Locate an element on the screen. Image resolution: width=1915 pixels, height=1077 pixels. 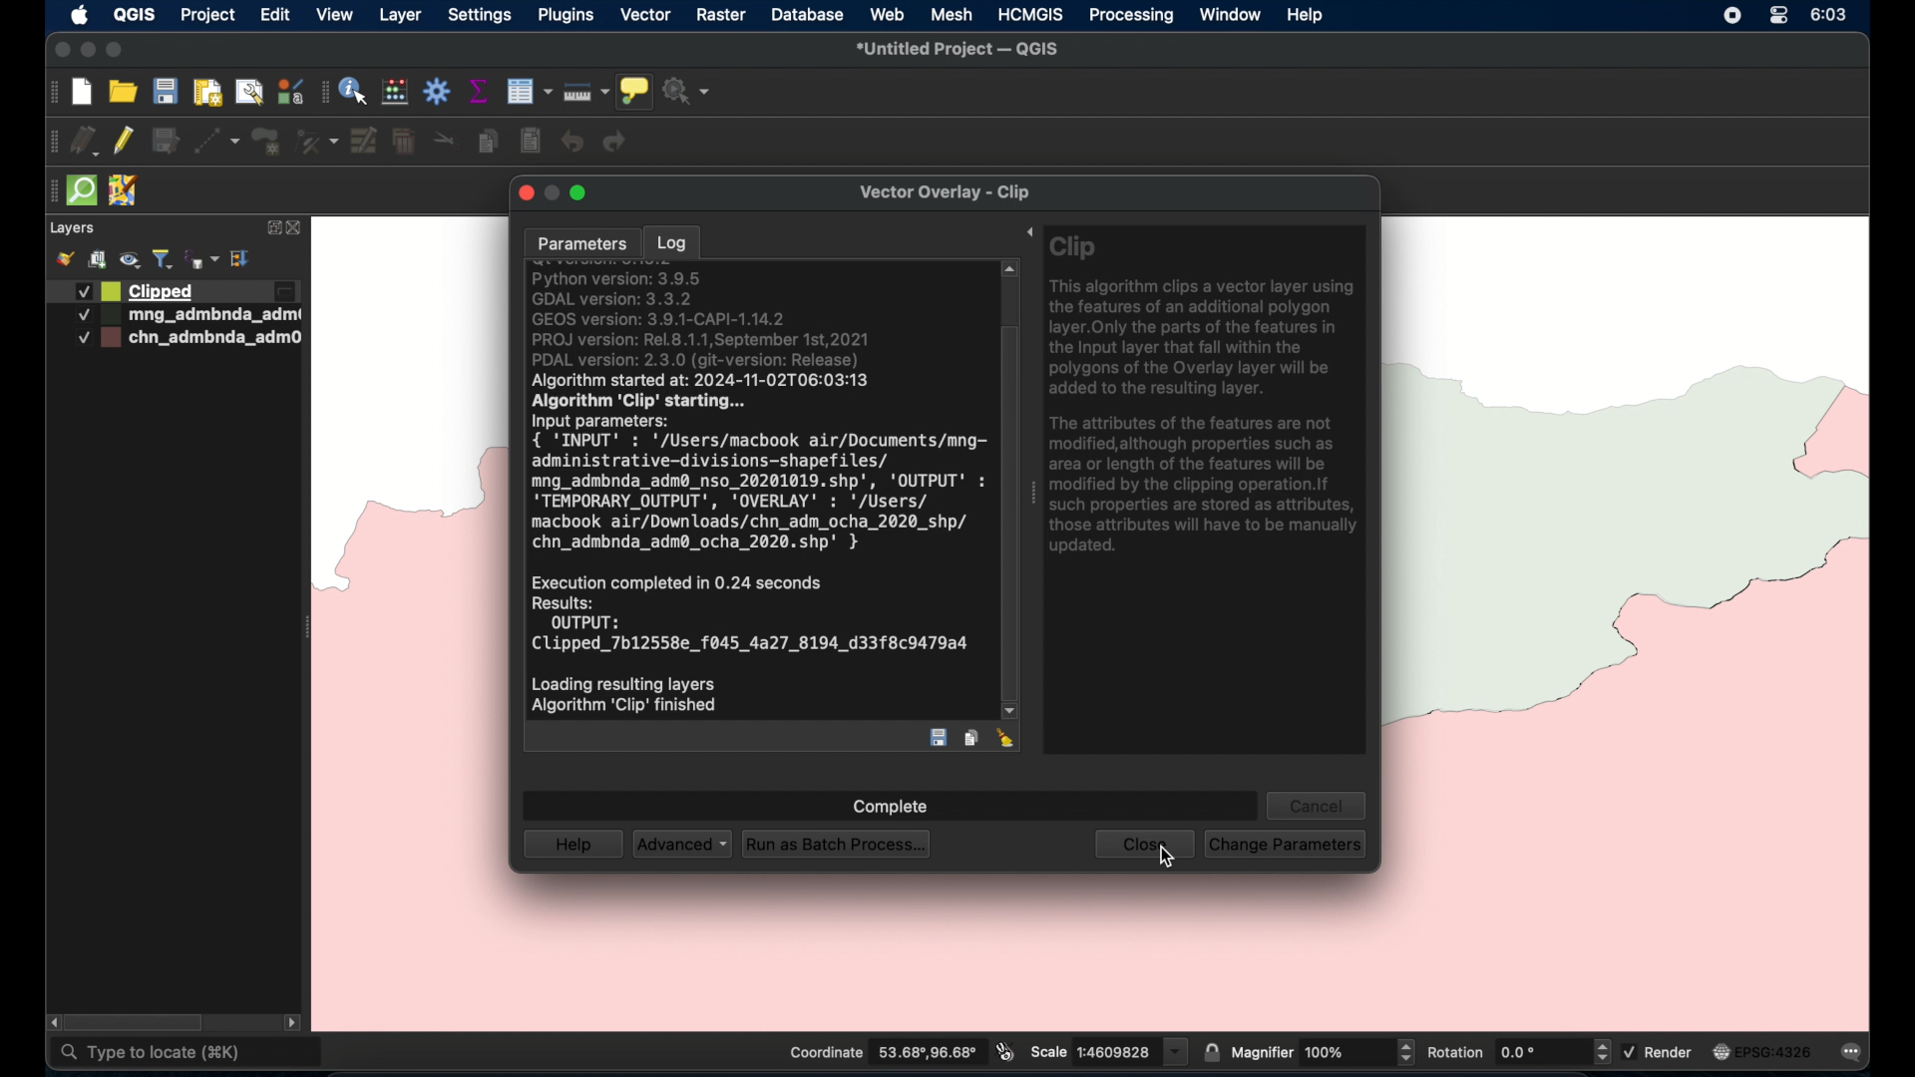
processing is located at coordinates (1132, 17).